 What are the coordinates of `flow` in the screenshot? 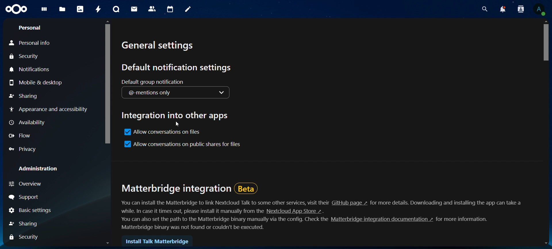 It's located at (21, 137).